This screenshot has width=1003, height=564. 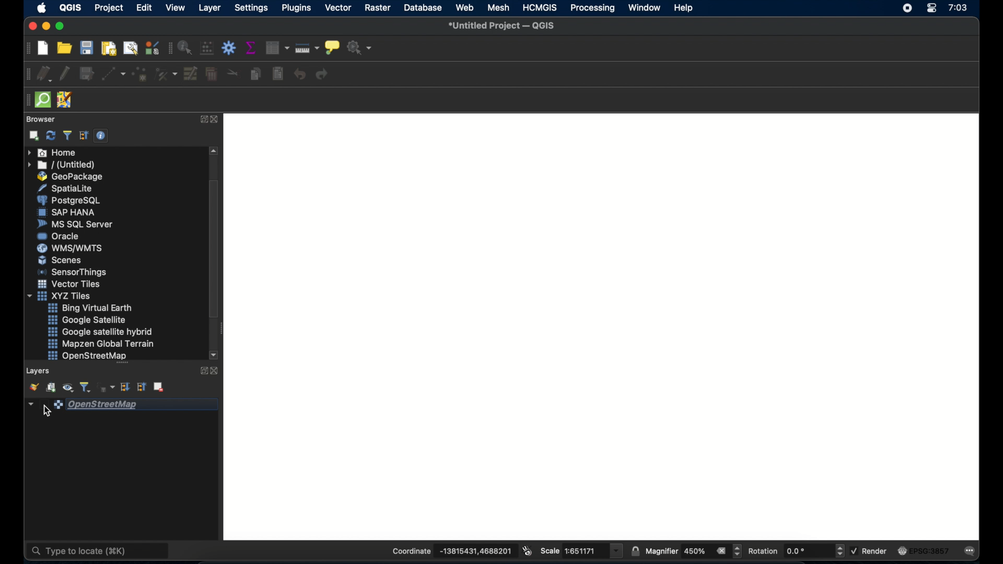 I want to click on collapse. all, so click(x=84, y=136).